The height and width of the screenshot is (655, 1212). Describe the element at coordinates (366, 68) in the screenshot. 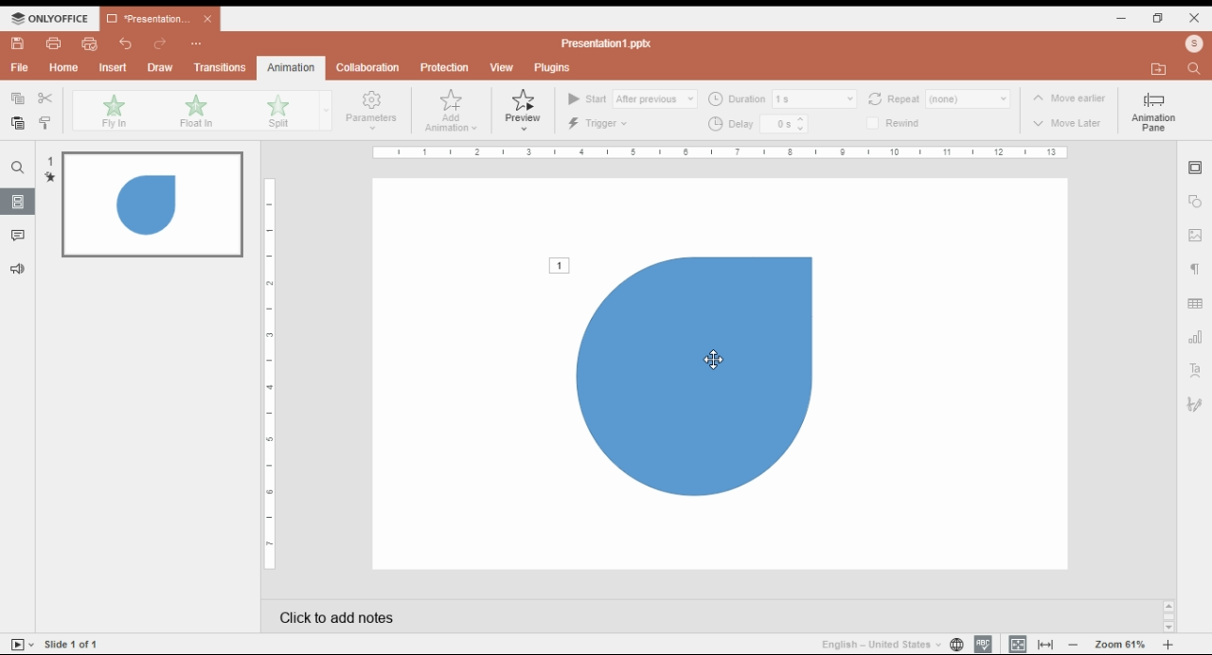

I see `collaboration` at that location.